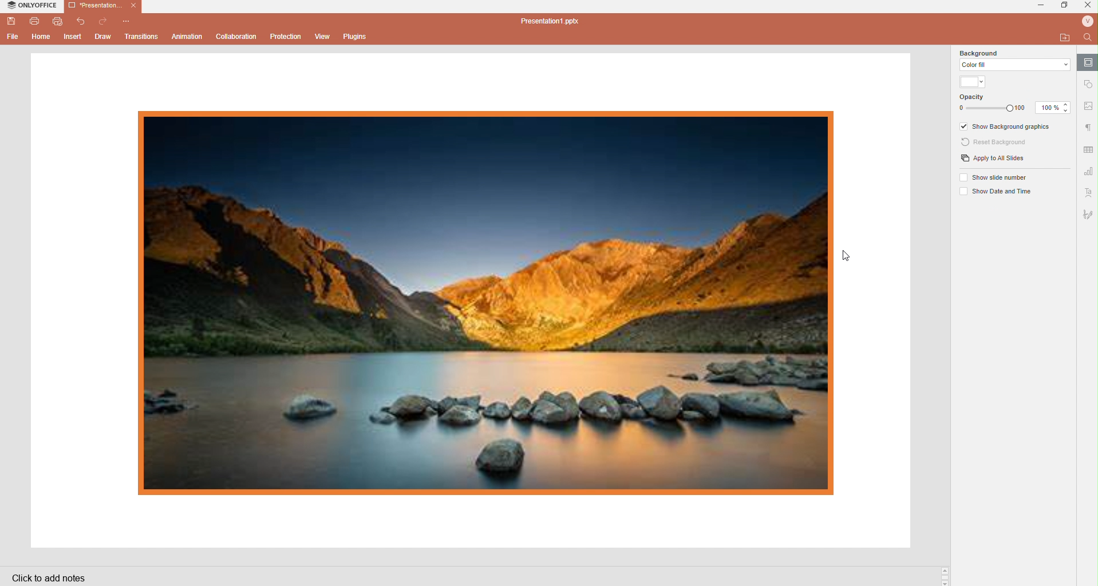 The height and width of the screenshot is (586, 1098). Describe the element at coordinates (1064, 37) in the screenshot. I see `open file location` at that location.